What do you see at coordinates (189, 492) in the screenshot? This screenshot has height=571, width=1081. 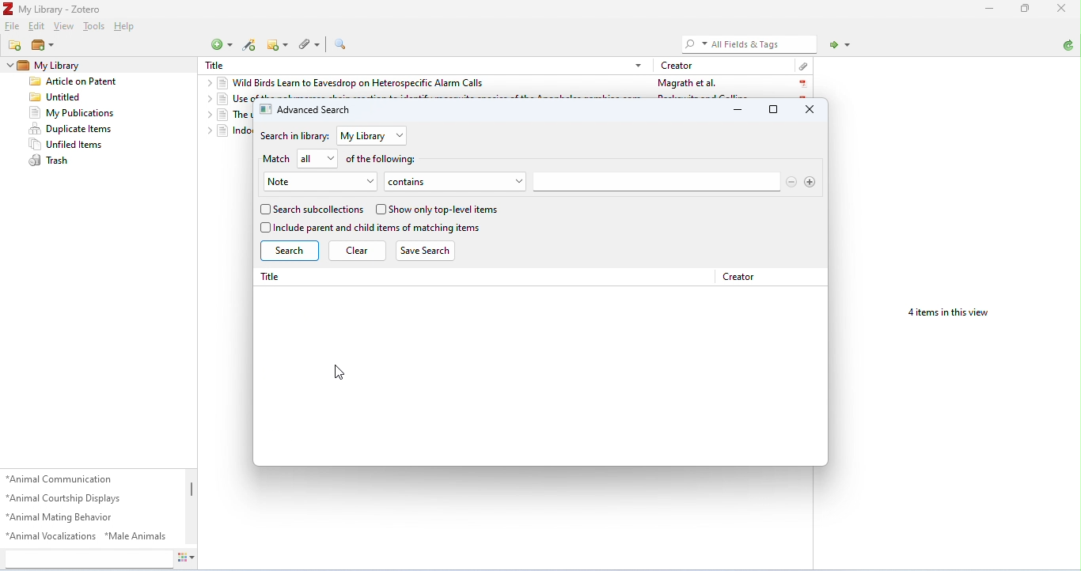 I see `vertical scroll bar` at bounding box center [189, 492].